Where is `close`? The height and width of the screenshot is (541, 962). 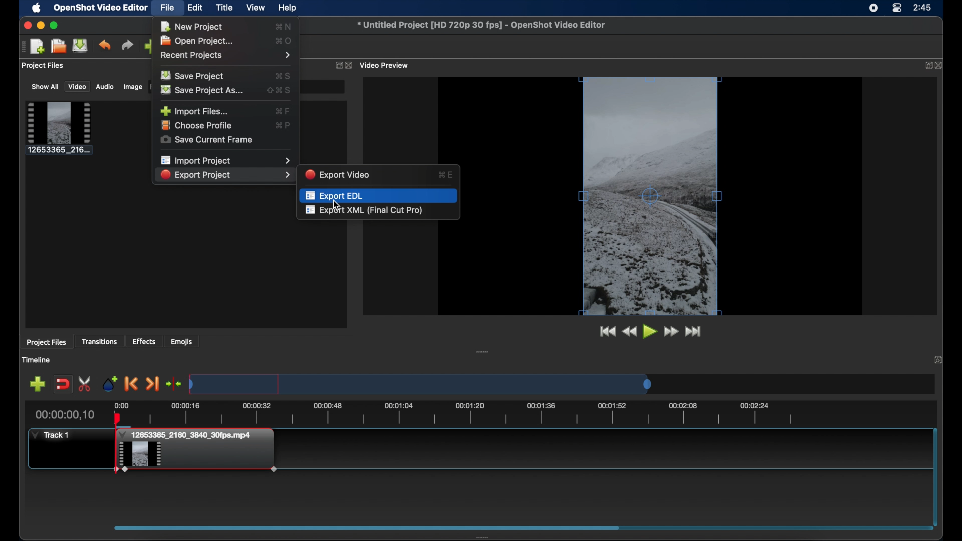
close is located at coordinates (940, 65).